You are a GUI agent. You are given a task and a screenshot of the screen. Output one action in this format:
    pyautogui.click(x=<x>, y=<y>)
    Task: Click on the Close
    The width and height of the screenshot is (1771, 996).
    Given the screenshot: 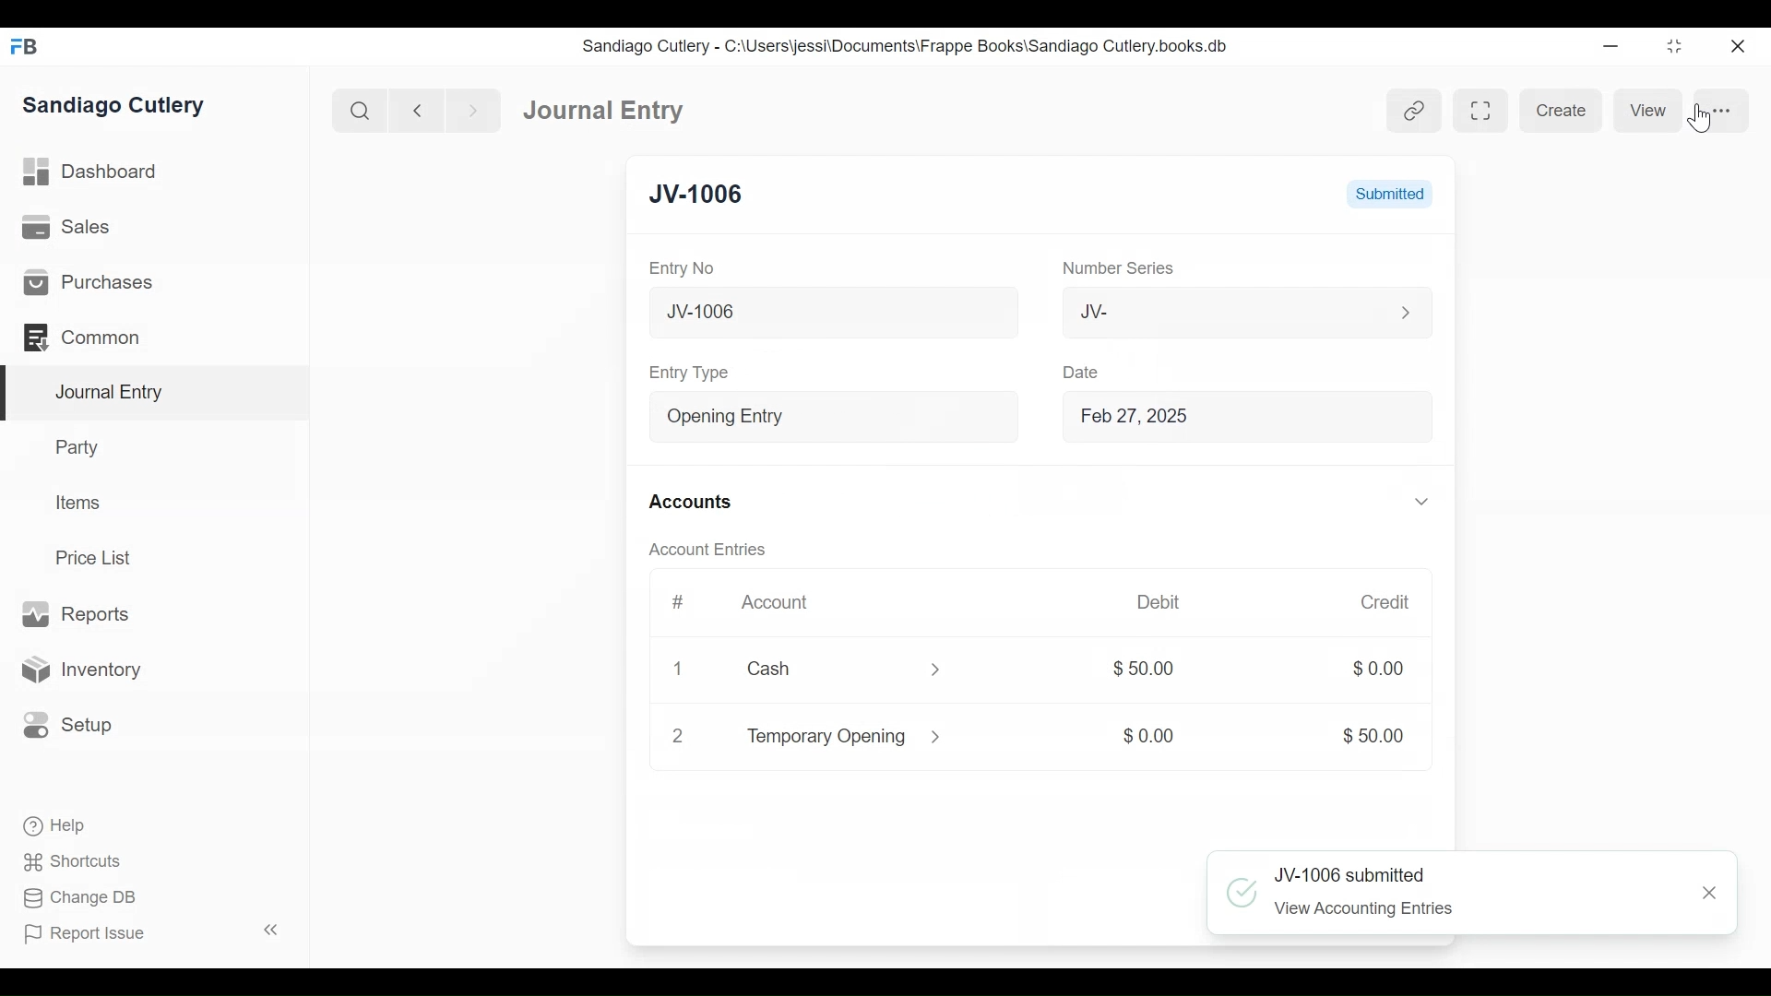 What is the action you would take?
    pyautogui.click(x=1736, y=46)
    